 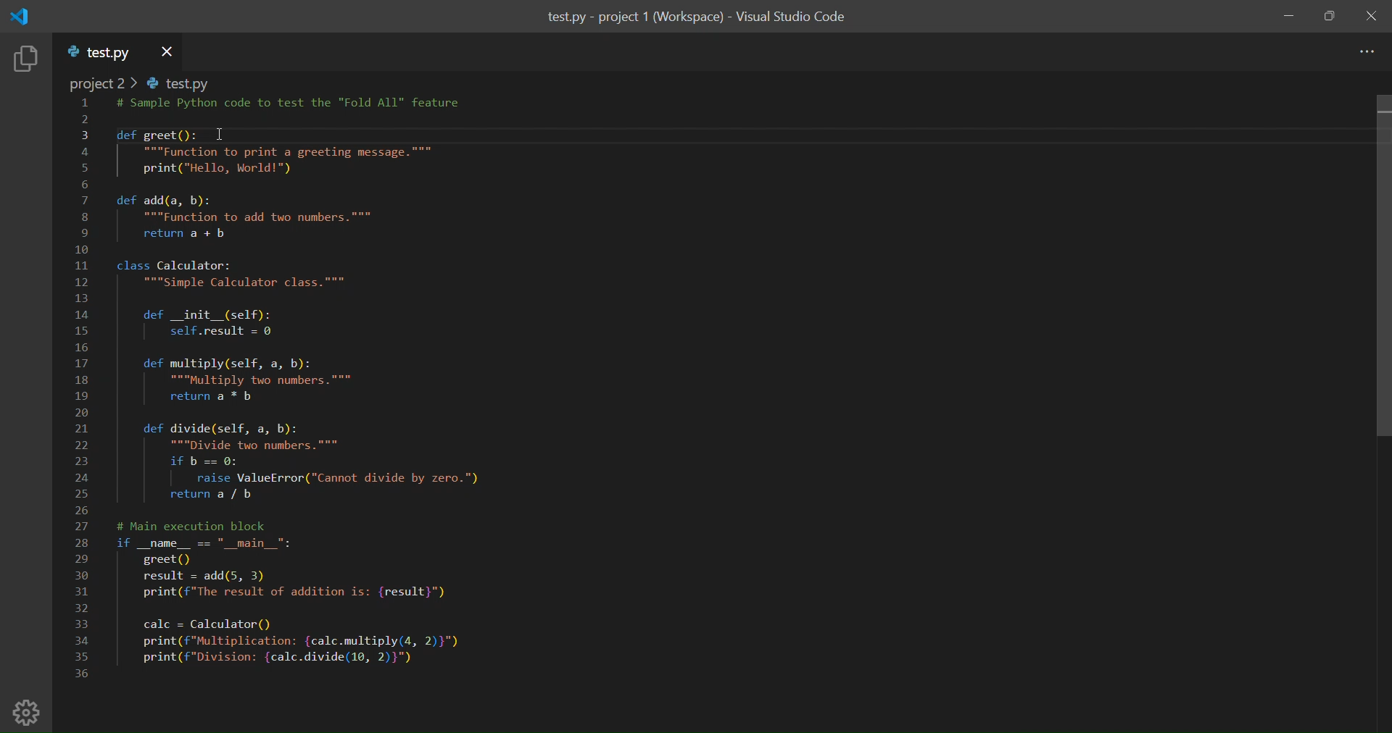 What do you see at coordinates (294, 105) in the screenshot?
I see `Sample python codeto test the 'Fold All' feature` at bounding box center [294, 105].